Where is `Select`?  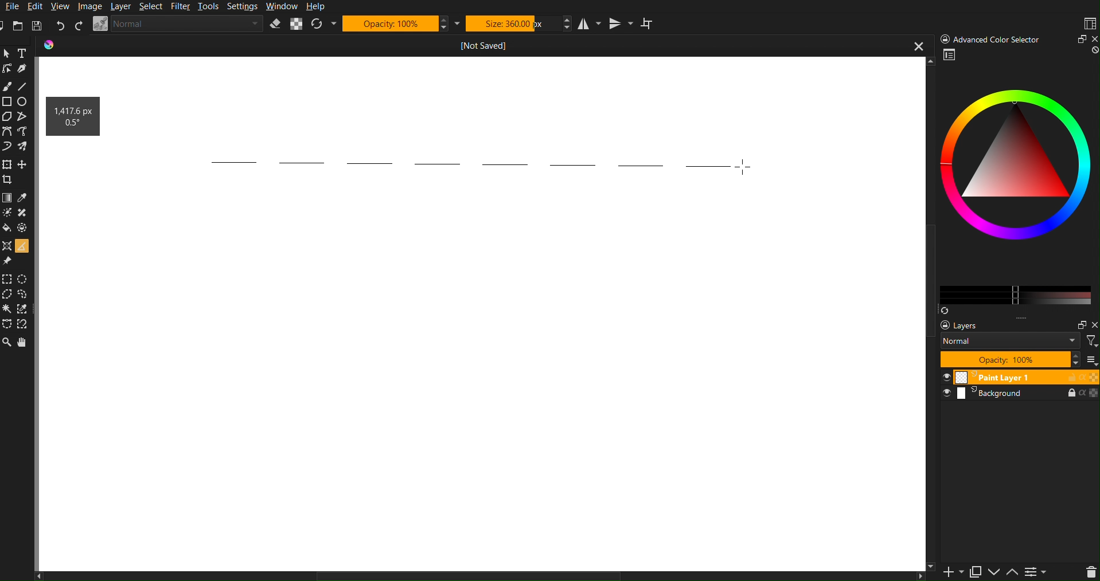
Select is located at coordinates (153, 7).